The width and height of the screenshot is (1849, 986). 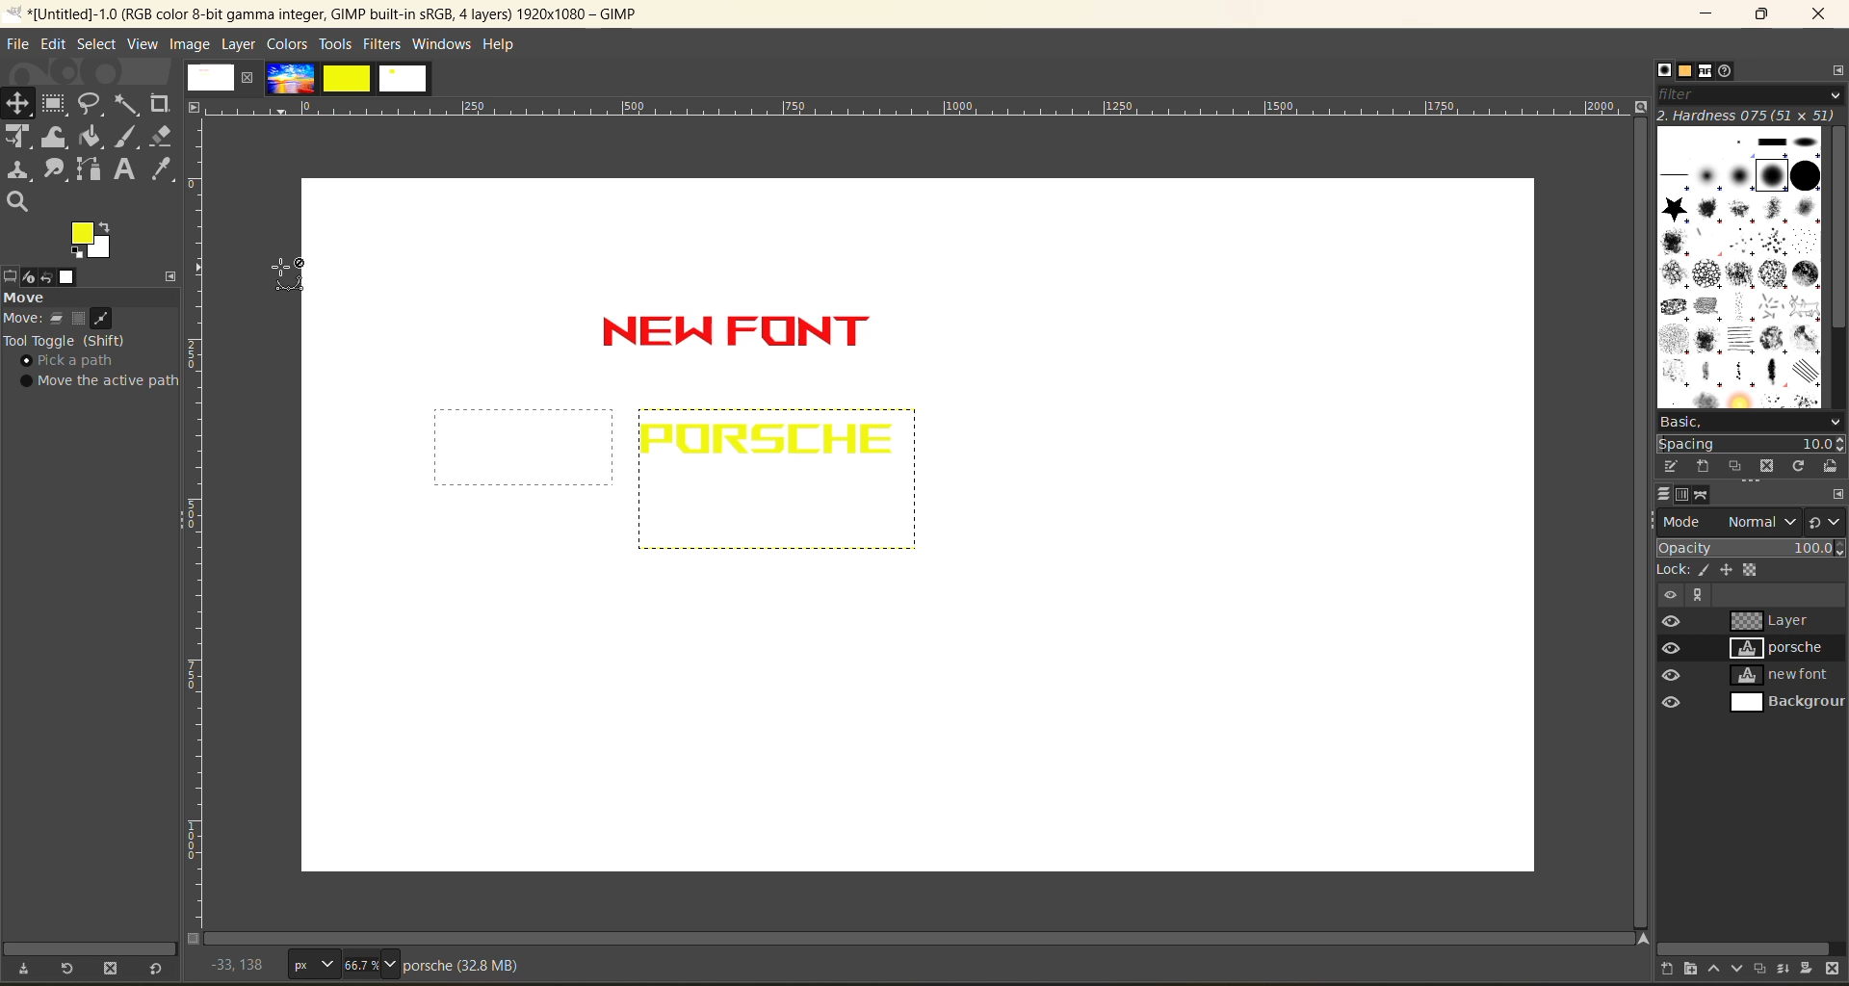 I want to click on paint bucket, so click(x=91, y=136).